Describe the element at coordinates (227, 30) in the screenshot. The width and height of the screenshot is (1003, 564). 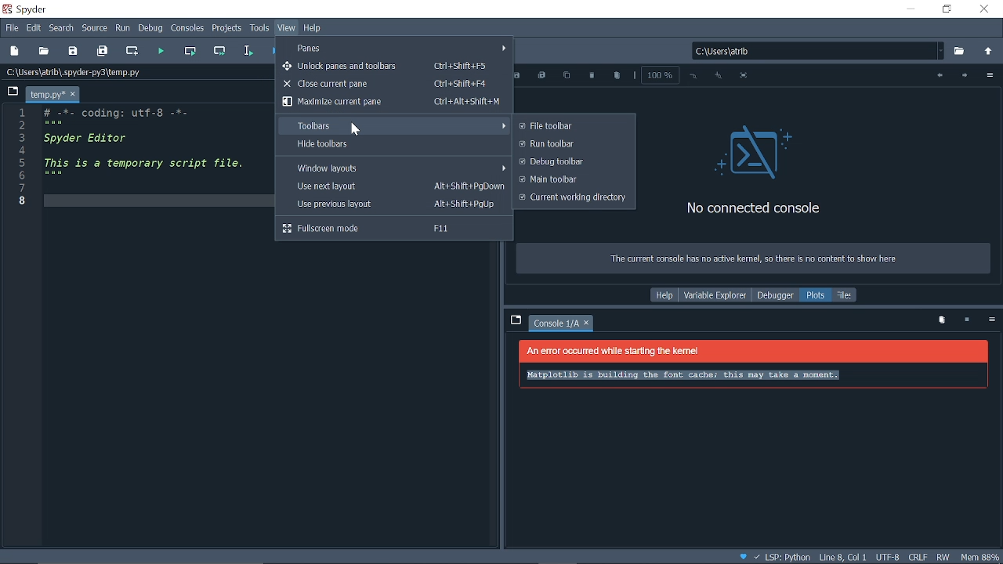
I see `Projects` at that location.